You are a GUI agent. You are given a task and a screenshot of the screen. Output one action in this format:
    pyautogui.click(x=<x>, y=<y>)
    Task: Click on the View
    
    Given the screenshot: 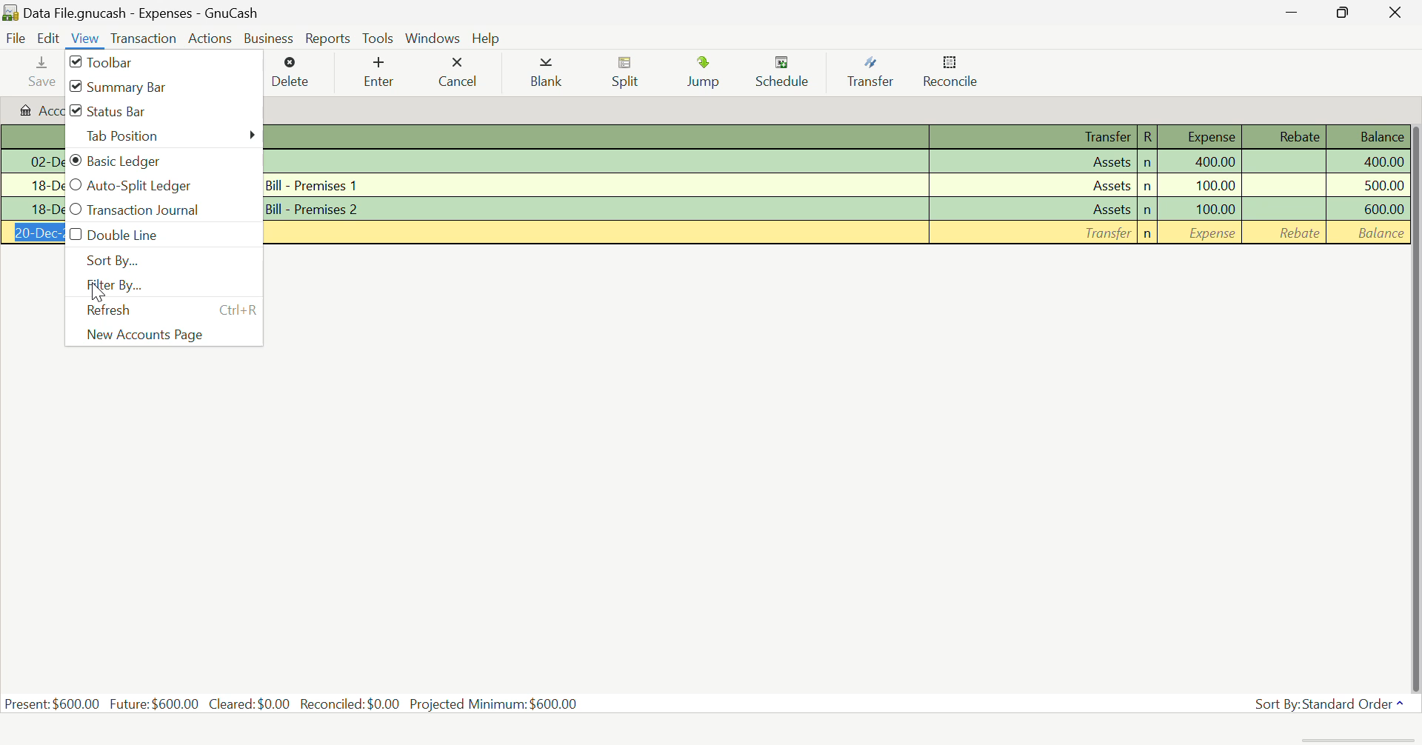 What is the action you would take?
    pyautogui.click(x=85, y=39)
    